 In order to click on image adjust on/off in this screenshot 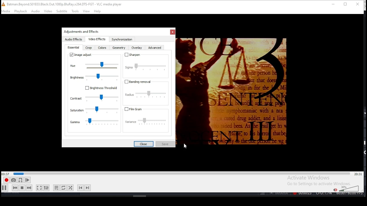, I will do `click(81, 55)`.